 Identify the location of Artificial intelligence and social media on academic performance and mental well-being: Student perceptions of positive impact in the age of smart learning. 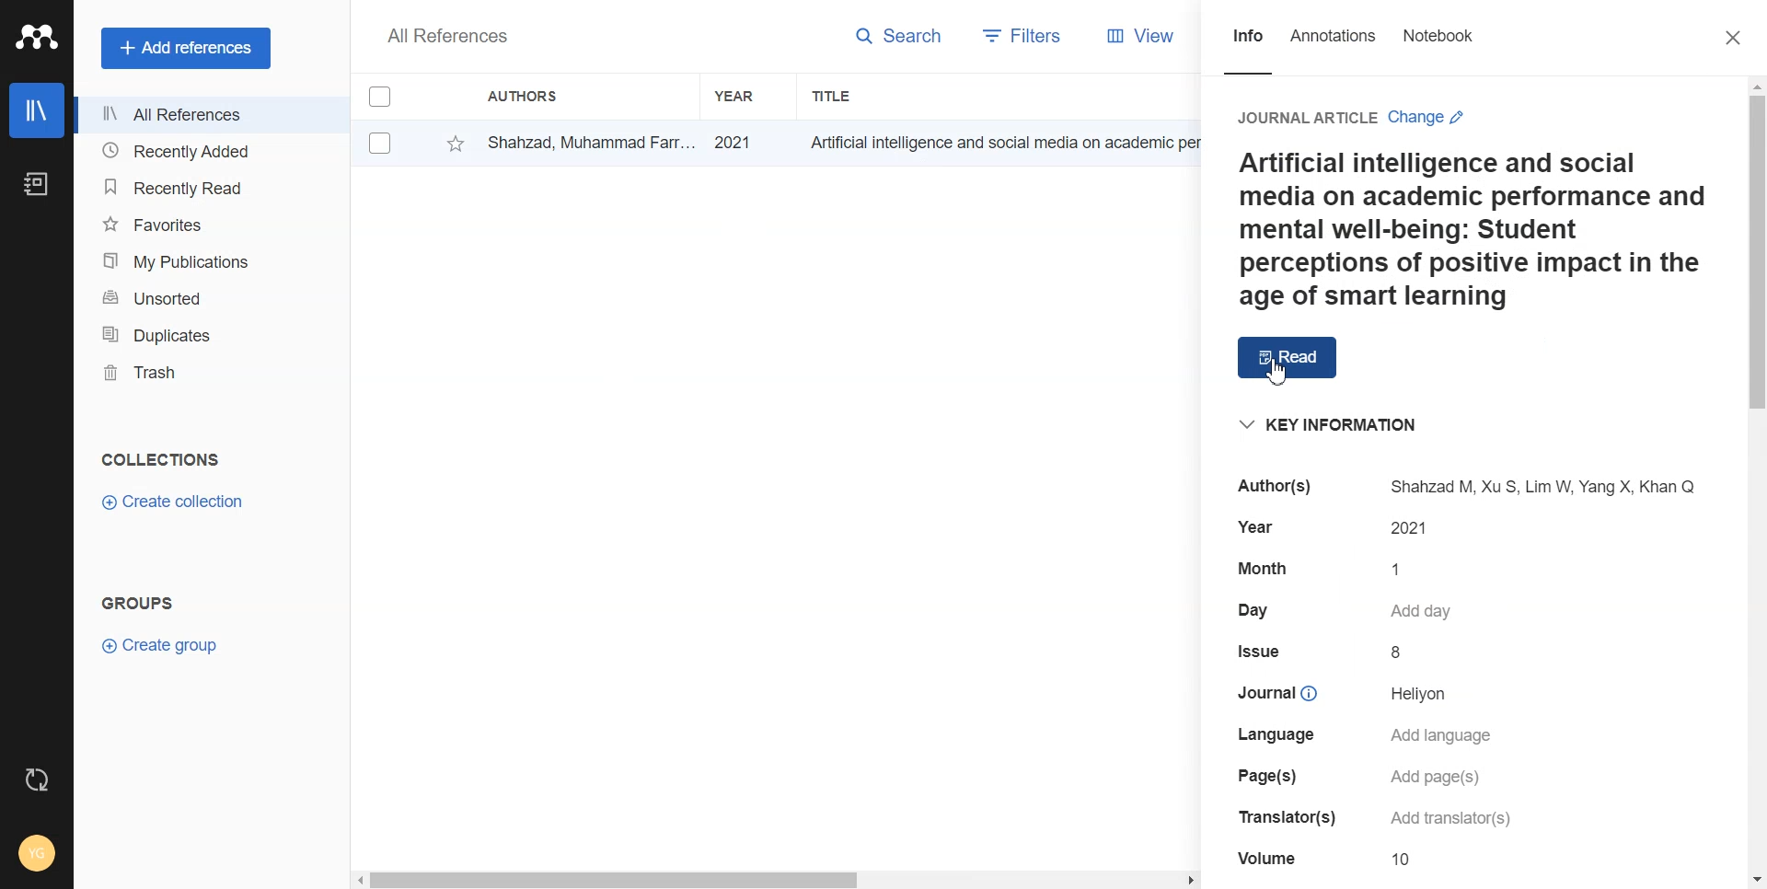
(1473, 229).